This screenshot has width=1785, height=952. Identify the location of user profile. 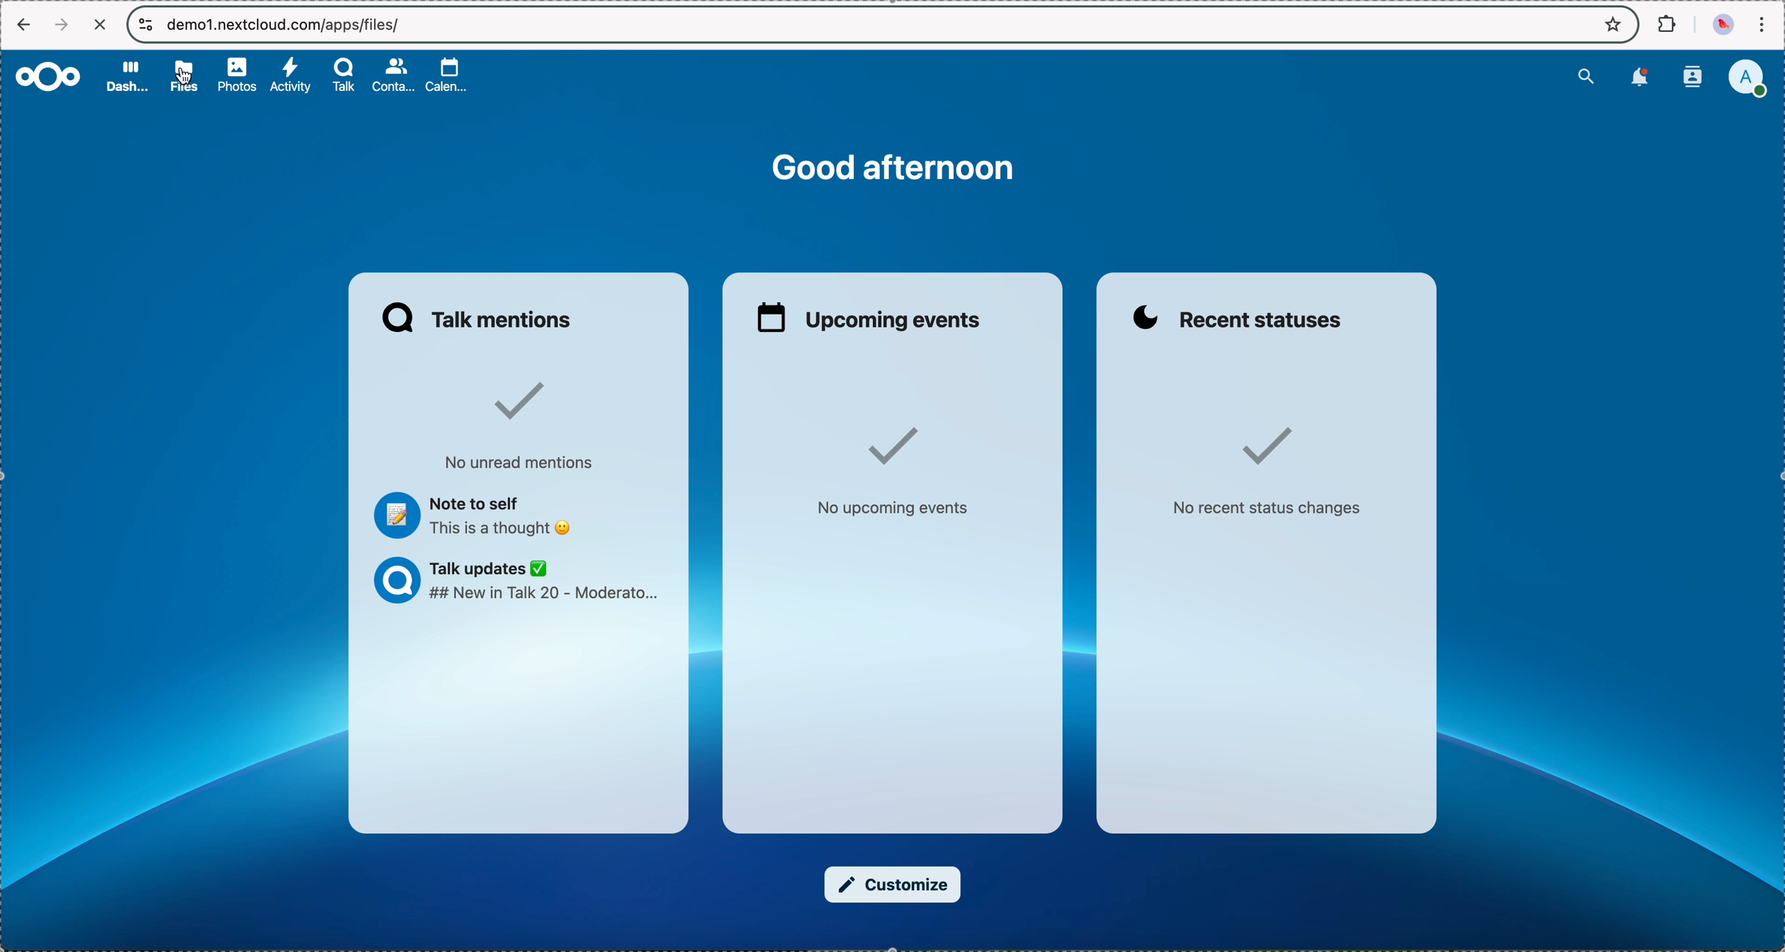
(1754, 78).